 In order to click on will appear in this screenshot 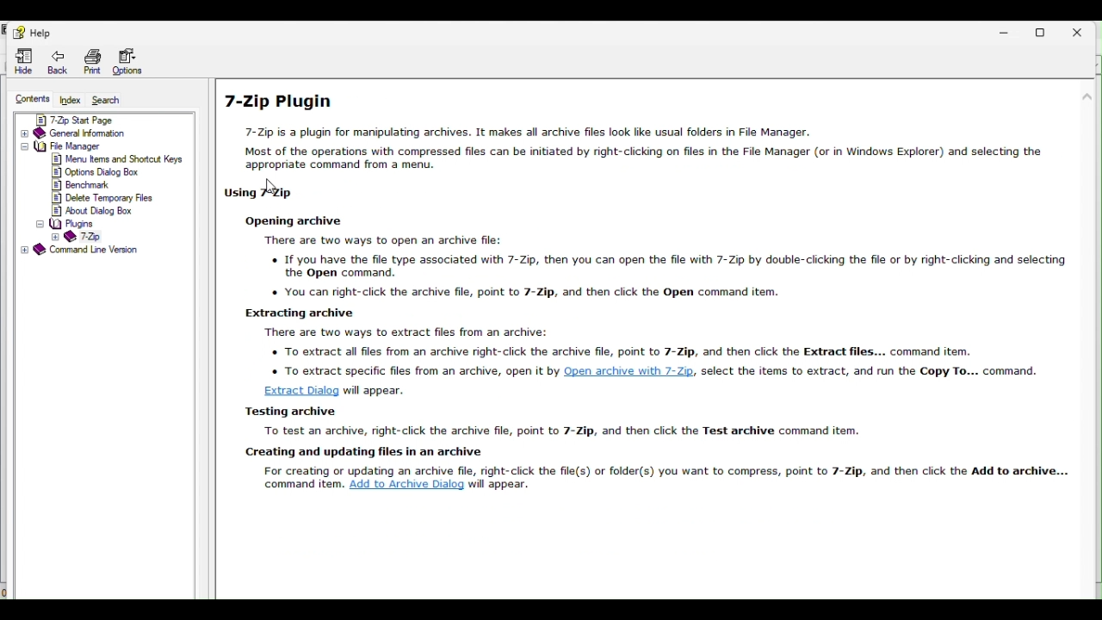, I will do `click(374, 391)`.